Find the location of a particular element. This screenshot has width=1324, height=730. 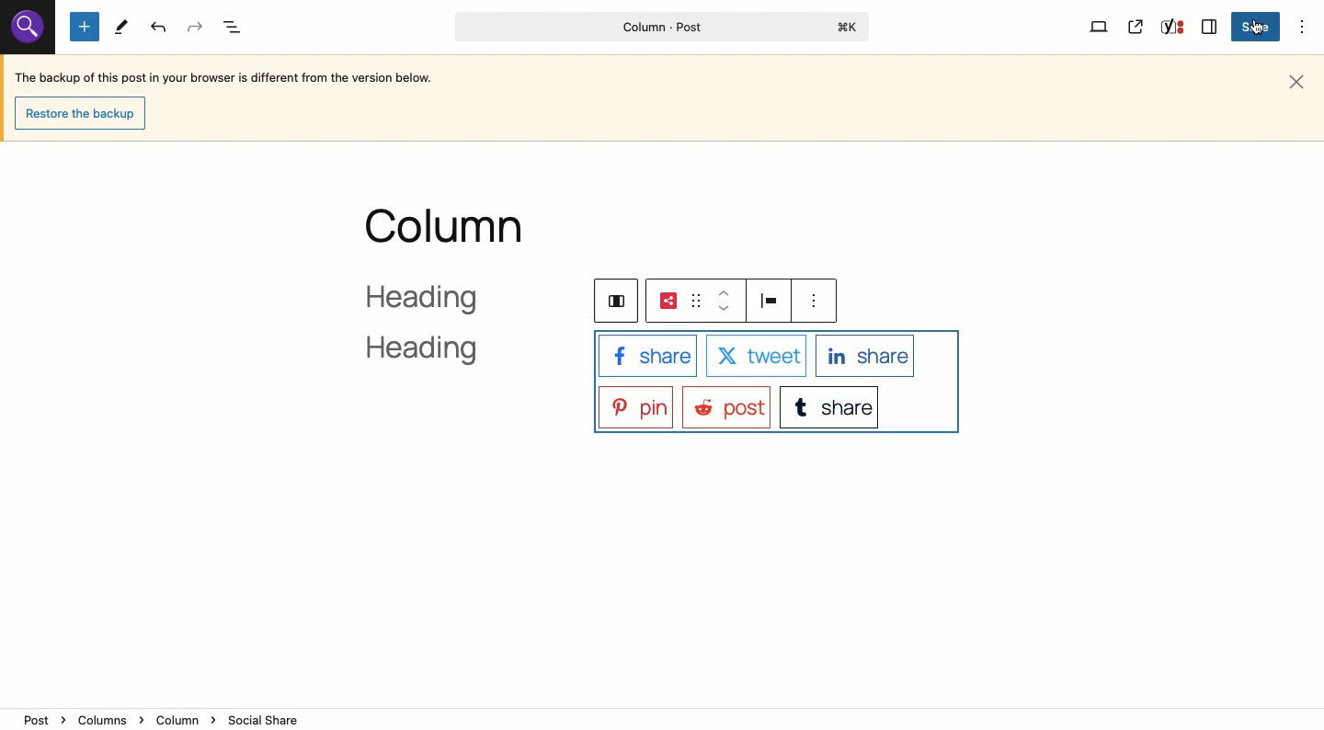

Sidebar is located at coordinates (1210, 25).